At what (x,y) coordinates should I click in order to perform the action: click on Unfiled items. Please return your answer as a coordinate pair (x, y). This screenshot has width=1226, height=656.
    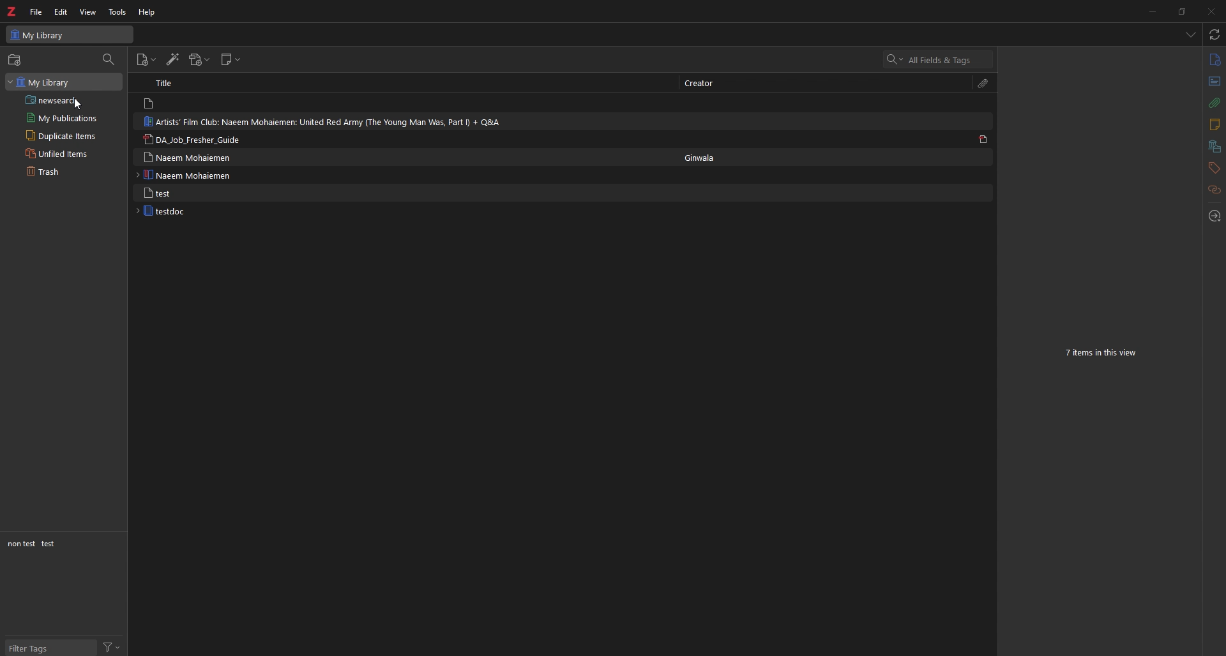
    Looking at the image, I should click on (57, 154).